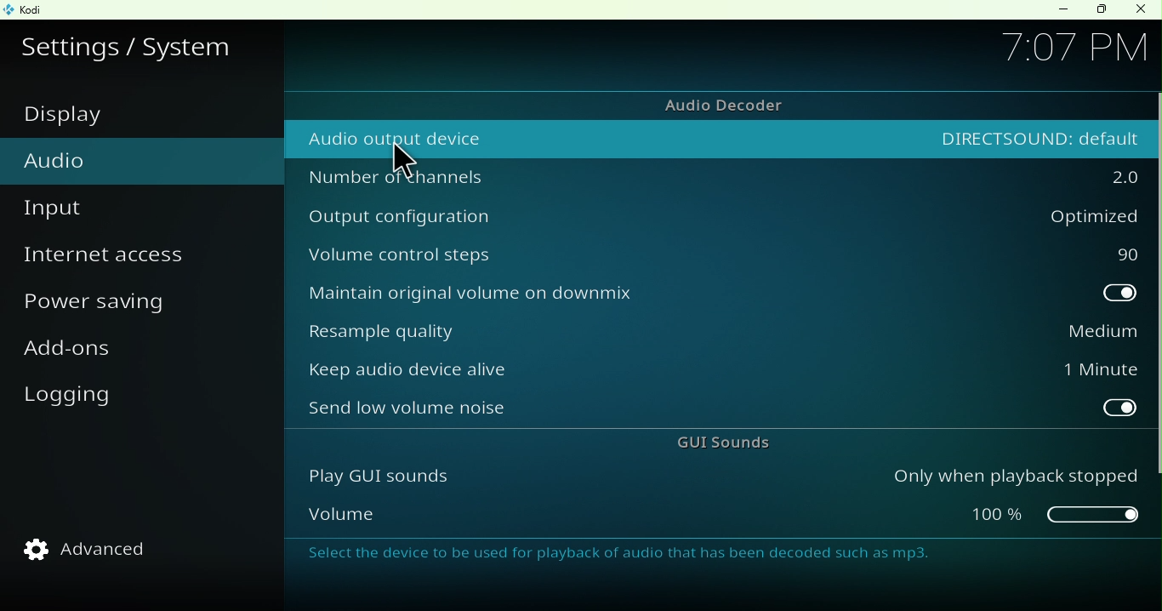 The image size is (1162, 611). What do you see at coordinates (130, 44) in the screenshot?
I see `Settings/system` at bounding box center [130, 44].